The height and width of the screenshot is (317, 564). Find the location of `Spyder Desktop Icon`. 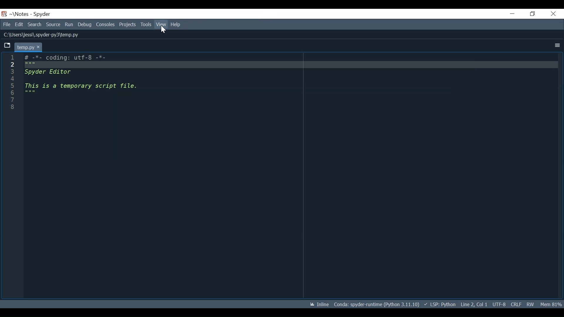

Spyder Desktop Icon is located at coordinates (4, 14).